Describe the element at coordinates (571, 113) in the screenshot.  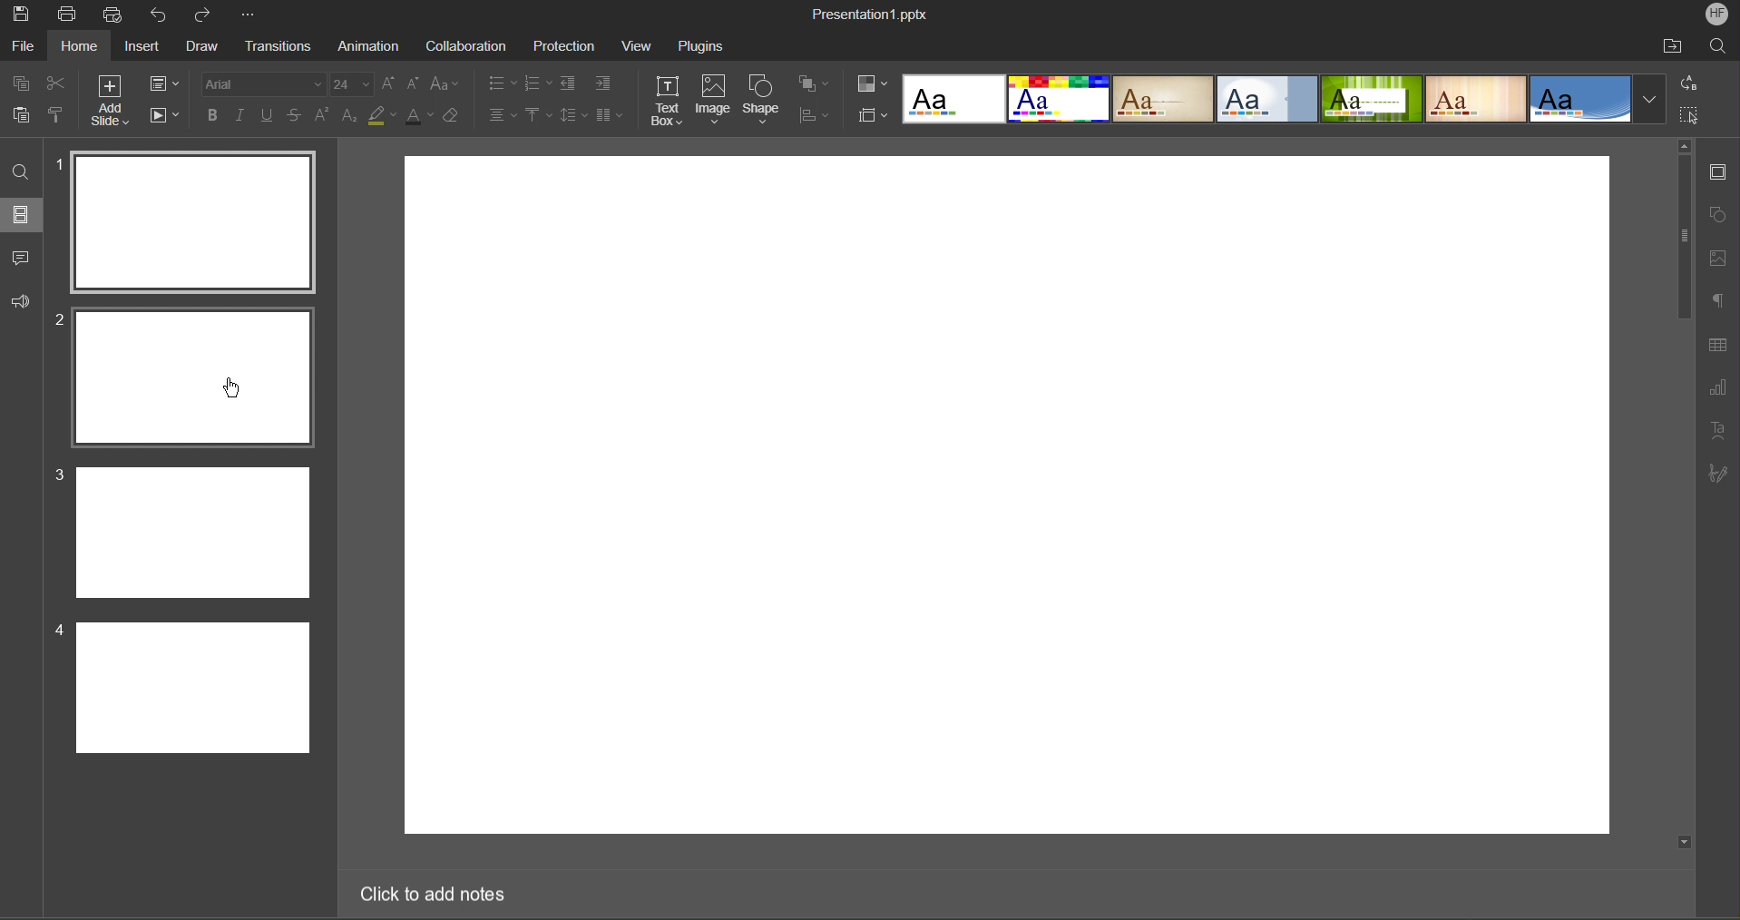
I see `Line Spacing` at that location.